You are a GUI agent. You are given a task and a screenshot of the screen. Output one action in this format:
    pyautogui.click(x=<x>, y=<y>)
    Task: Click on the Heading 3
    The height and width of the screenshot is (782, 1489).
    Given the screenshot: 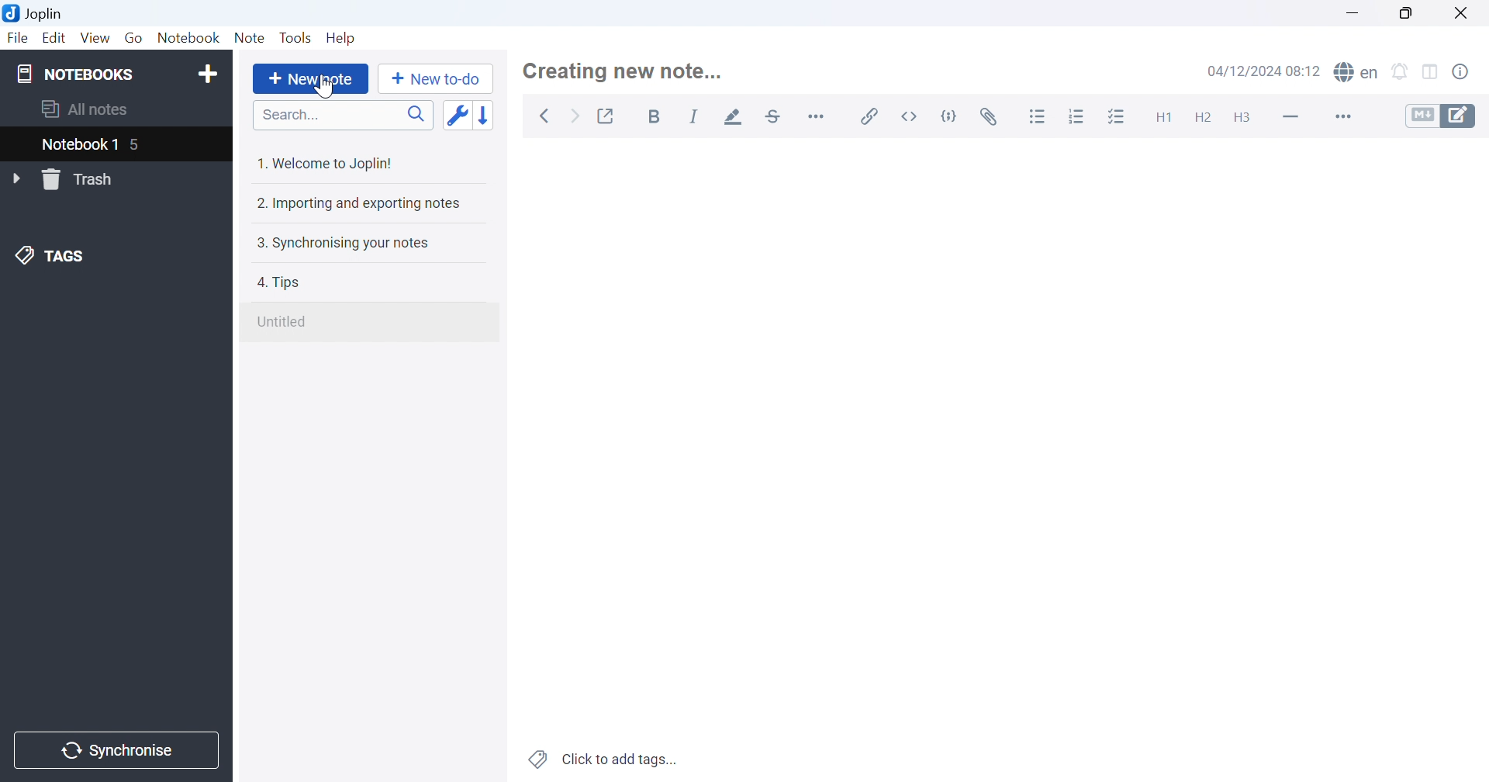 What is the action you would take?
    pyautogui.click(x=1250, y=119)
    